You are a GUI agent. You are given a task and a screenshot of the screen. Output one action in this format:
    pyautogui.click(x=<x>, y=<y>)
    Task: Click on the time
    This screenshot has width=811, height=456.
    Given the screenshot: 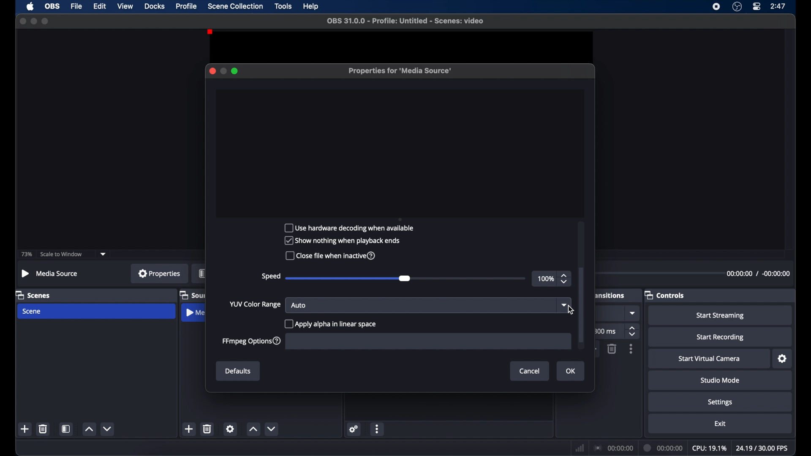 What is the action you would take?
    pyautogui.click(x=778, y=6)
    